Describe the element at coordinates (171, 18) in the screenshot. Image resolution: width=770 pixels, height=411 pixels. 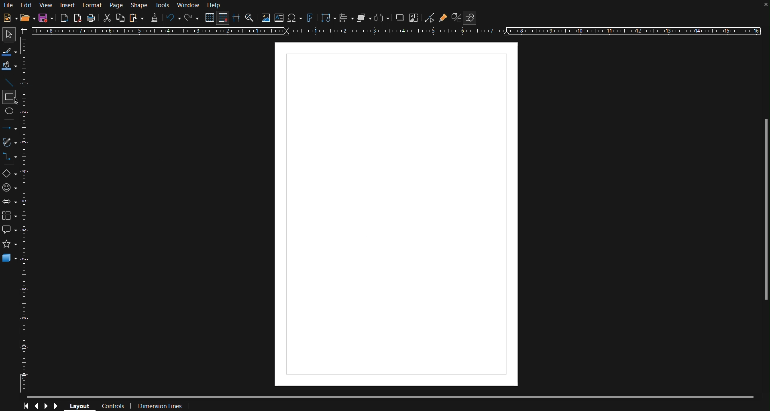
I see `Undo` at that location.